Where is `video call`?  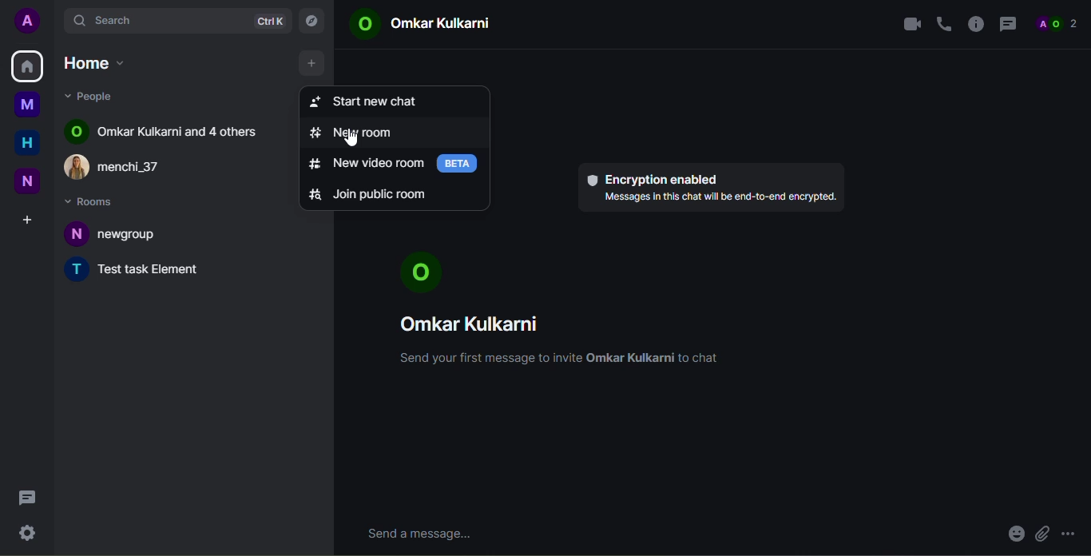 video call is located at coordinates (908, 22).